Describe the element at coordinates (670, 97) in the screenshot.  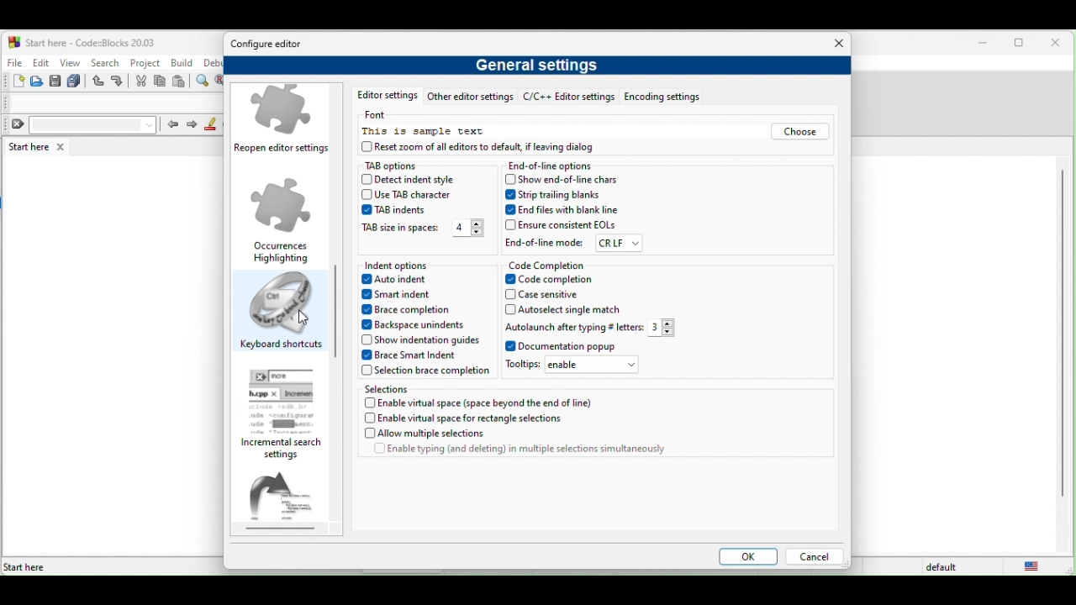
I see `encoding settings` at that location.